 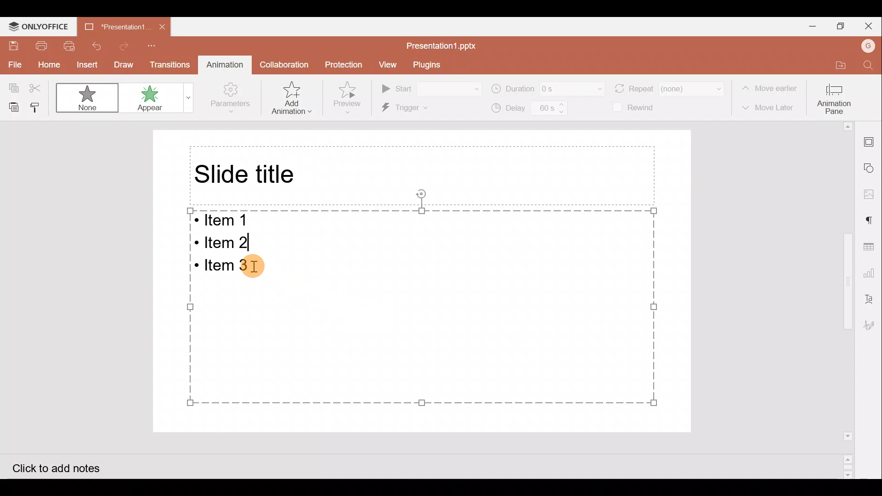 I want to click on Cursor on bulleted item 3, so click(x=257, y=272).